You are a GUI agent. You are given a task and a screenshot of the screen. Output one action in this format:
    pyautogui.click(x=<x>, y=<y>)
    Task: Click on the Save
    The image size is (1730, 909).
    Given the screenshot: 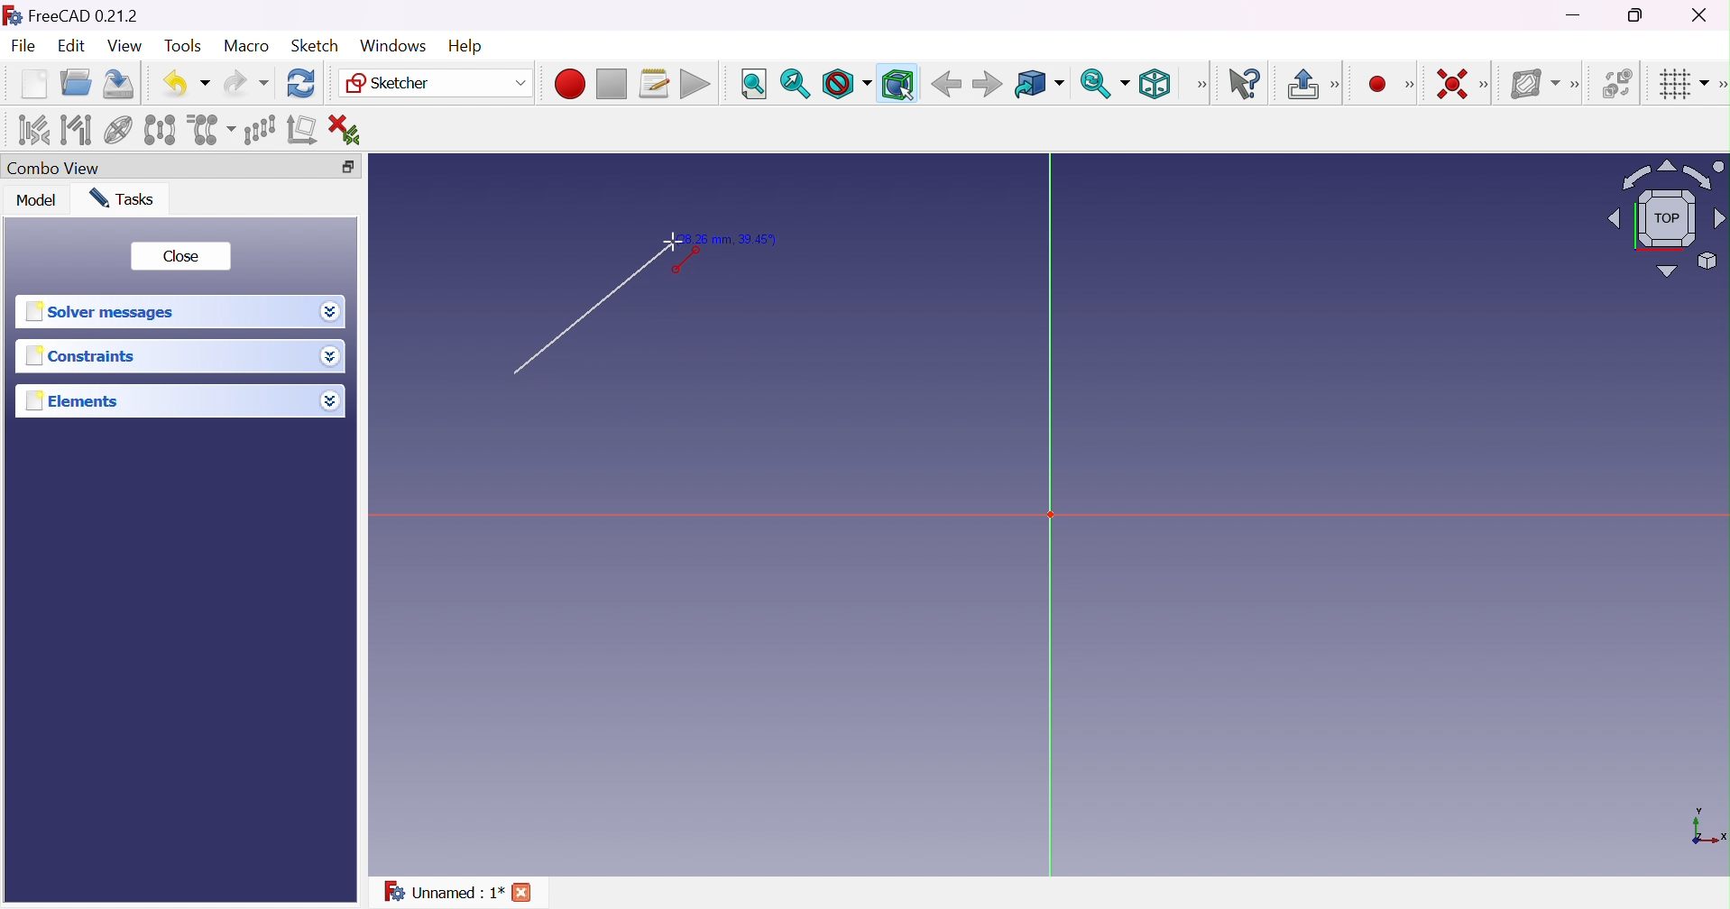 What is the action you would take?
    pyautogui.click(x=122, y=84)
    